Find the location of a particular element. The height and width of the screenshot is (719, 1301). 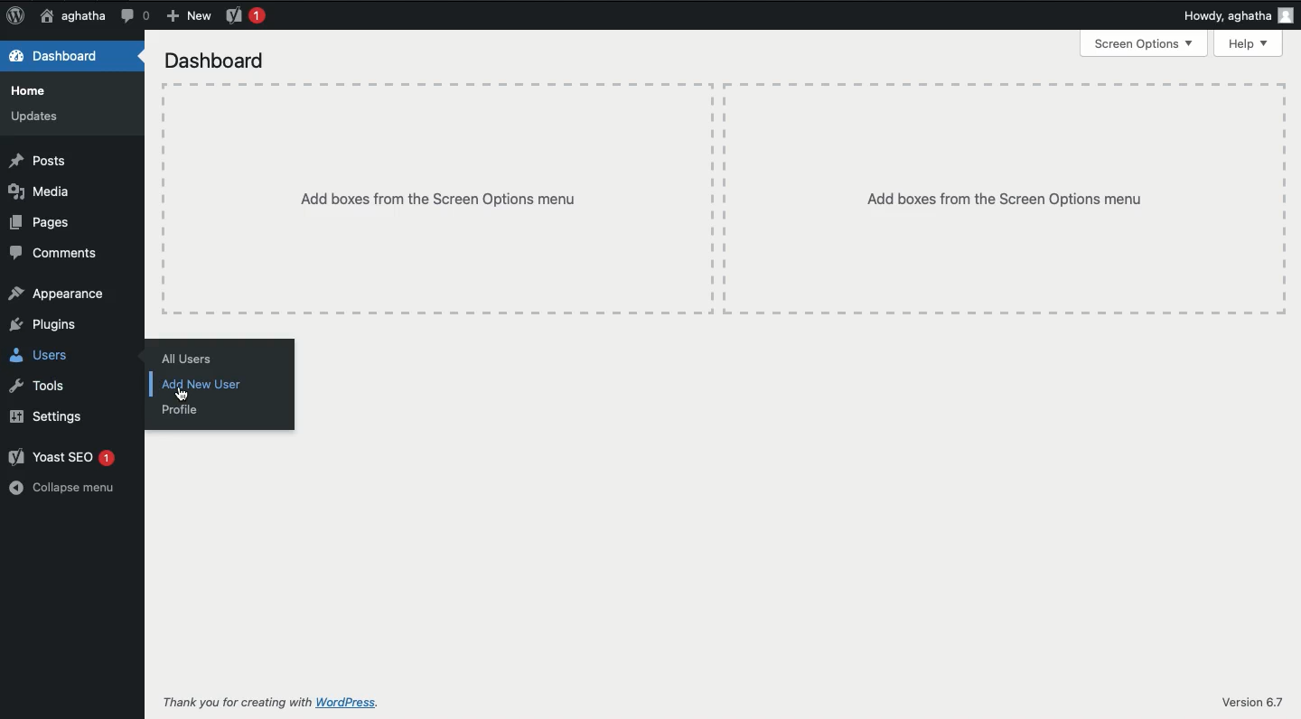

Home is located at coordinates (31, 91).